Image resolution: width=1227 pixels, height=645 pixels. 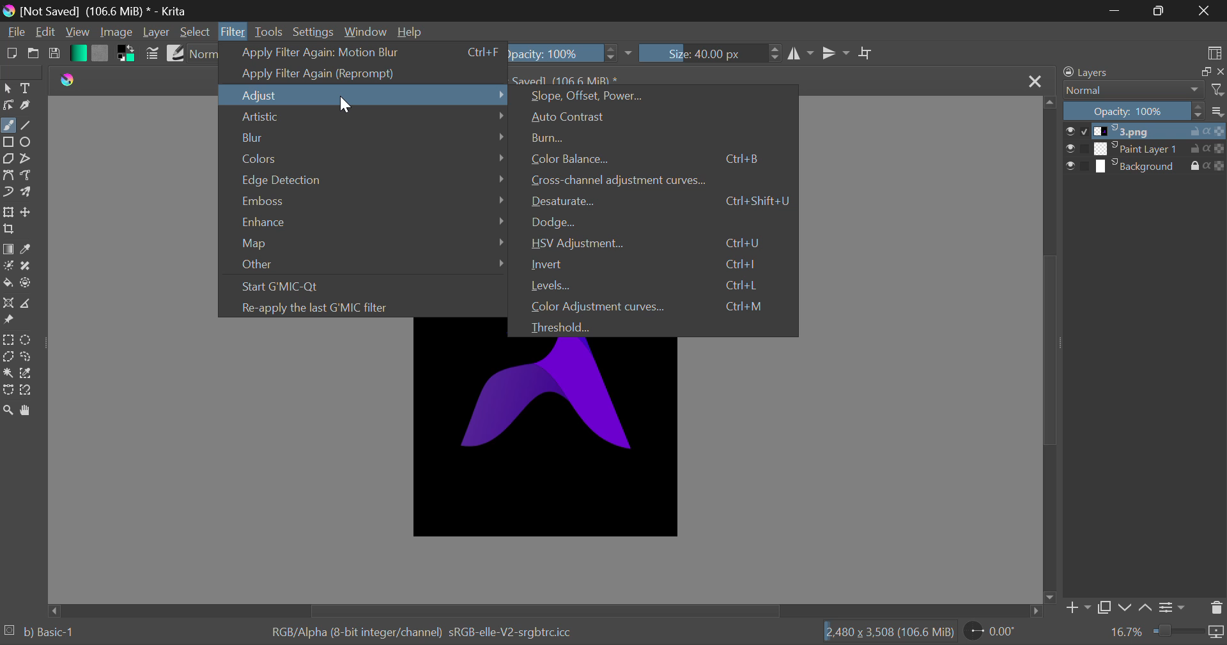 I want to click on Save, so click(x=57, y=54).